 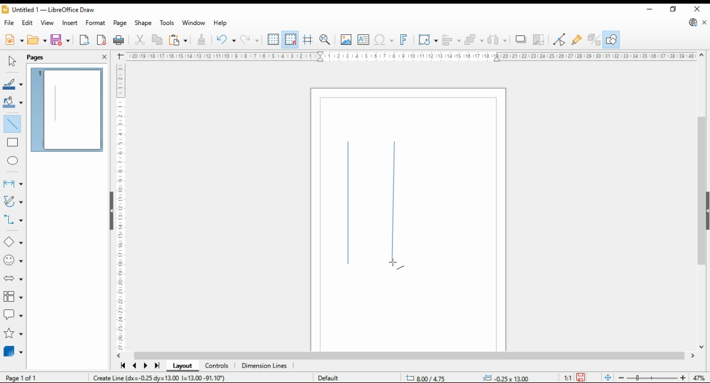 What do you see at coordinates (251, 40) in the screenshot?
I see `undo` at bounding box center [251, 40].